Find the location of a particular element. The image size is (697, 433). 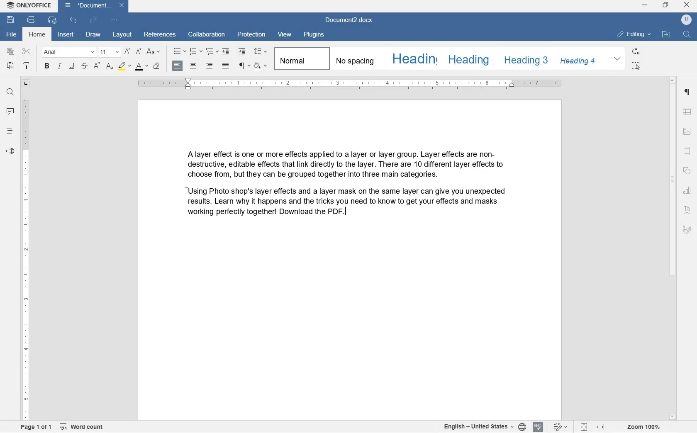

SUPERSCRIPT is located at coordinates (97, 66).